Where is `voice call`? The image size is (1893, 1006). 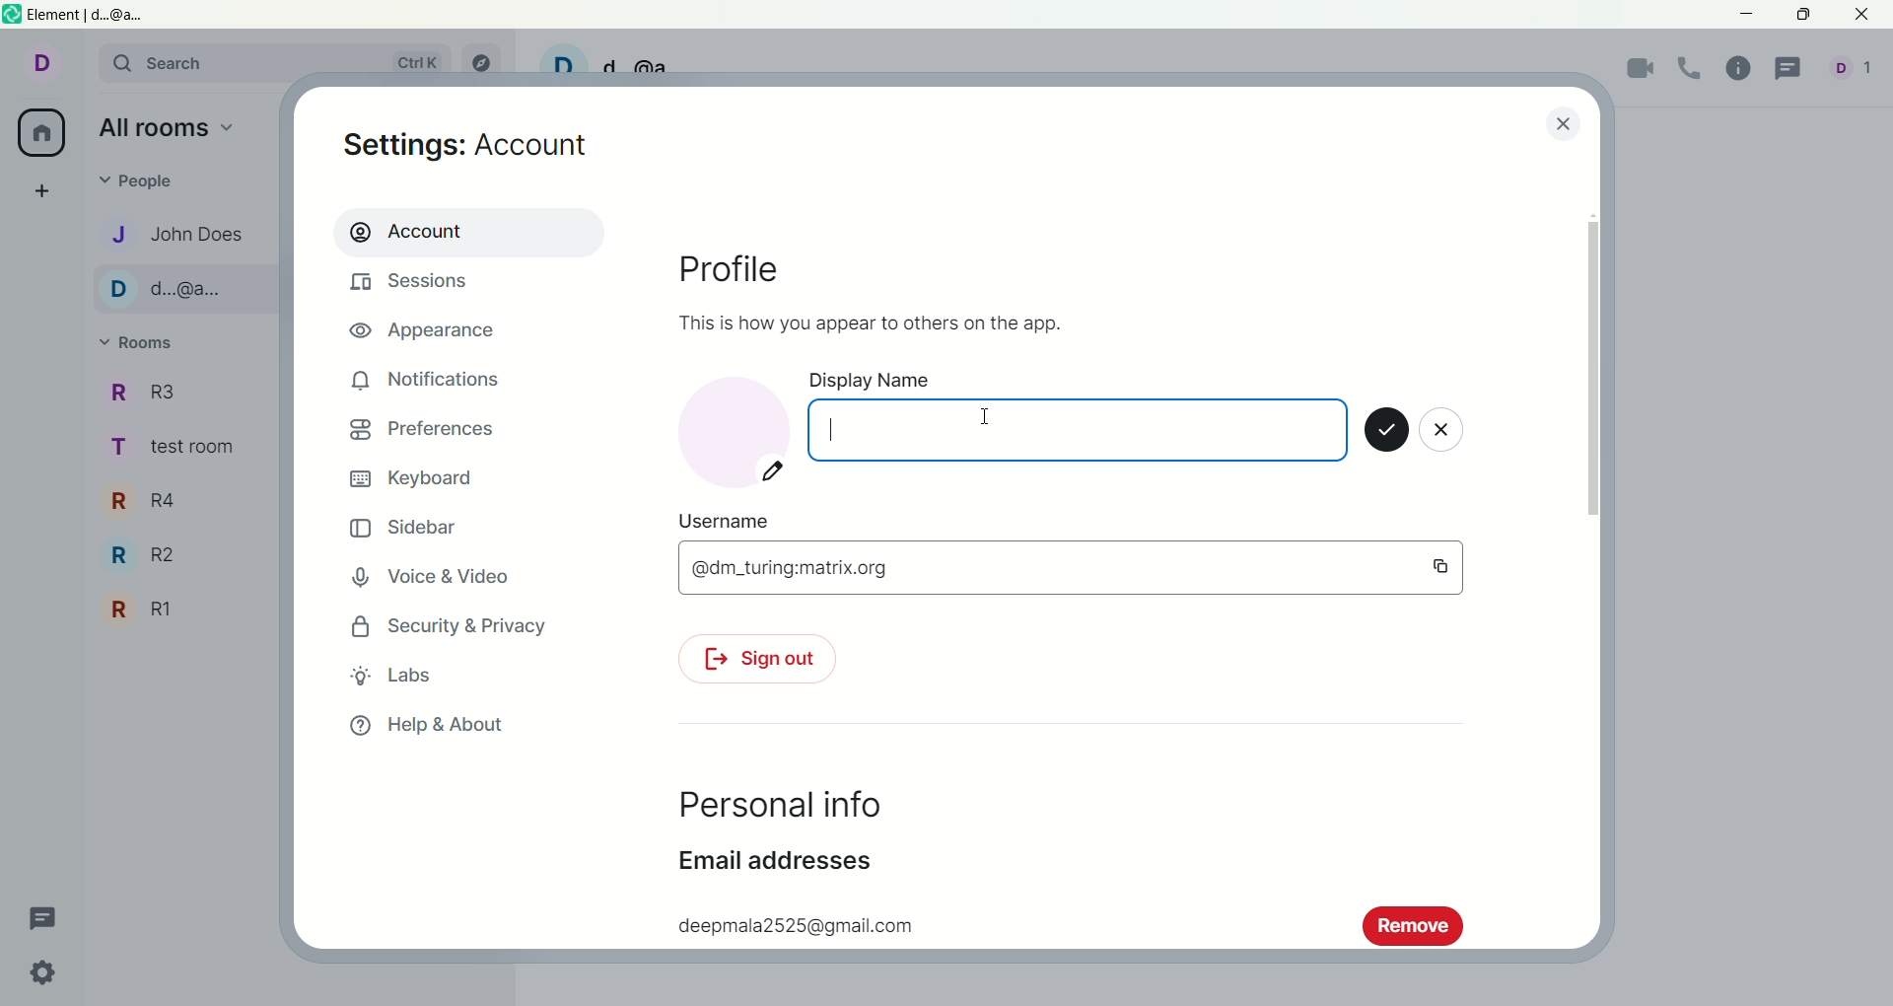 voice call is located at coordinates (1695, 69).